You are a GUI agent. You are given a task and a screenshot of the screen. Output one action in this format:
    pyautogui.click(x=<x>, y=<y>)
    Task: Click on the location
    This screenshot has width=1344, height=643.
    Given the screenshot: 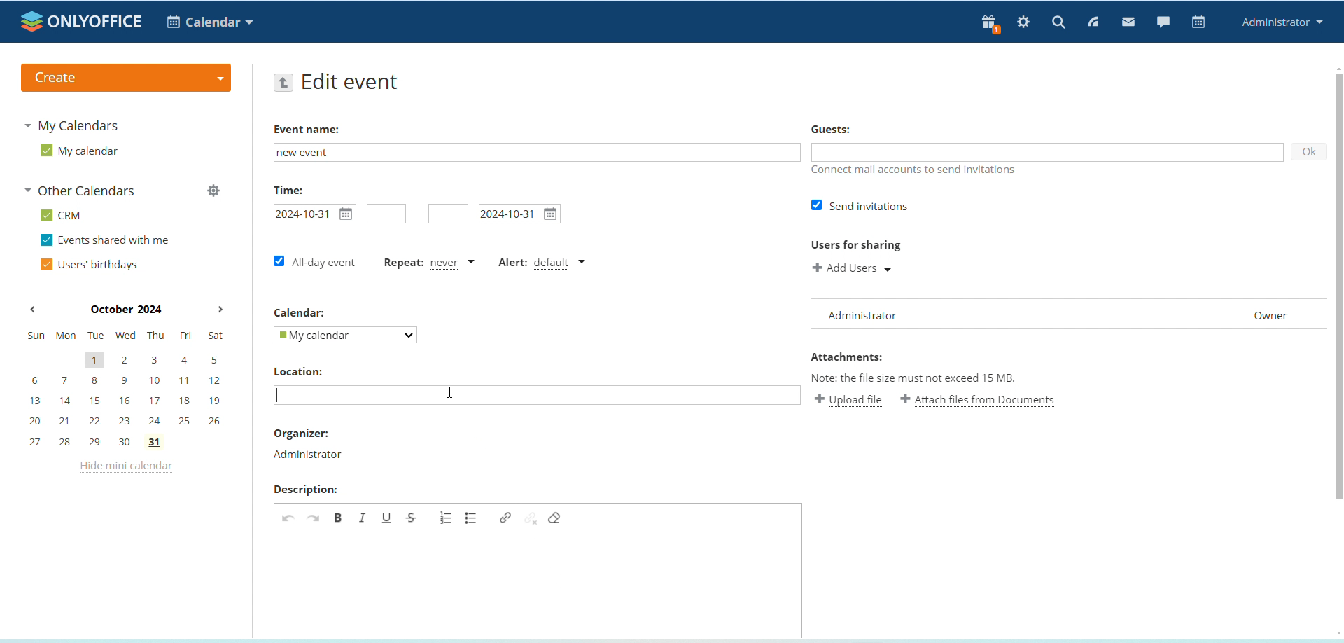 What is the action you would take?
    pyautogui.click(x=297, y=372)
    